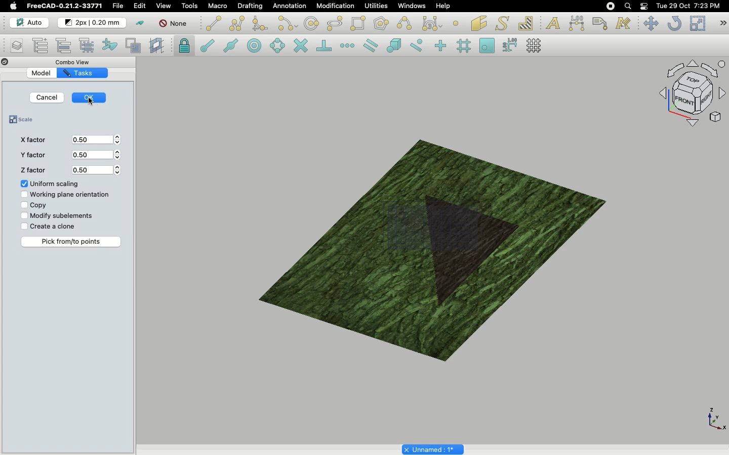  I want to click on Create a clone, so click(48, 226).